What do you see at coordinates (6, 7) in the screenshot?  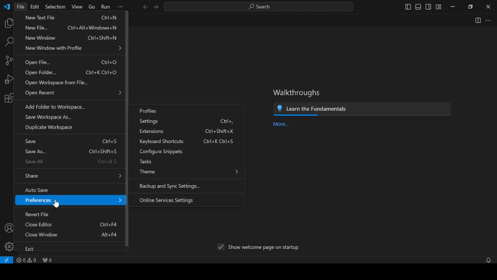 I see `vscode logo` at bounding box center [6, 7].